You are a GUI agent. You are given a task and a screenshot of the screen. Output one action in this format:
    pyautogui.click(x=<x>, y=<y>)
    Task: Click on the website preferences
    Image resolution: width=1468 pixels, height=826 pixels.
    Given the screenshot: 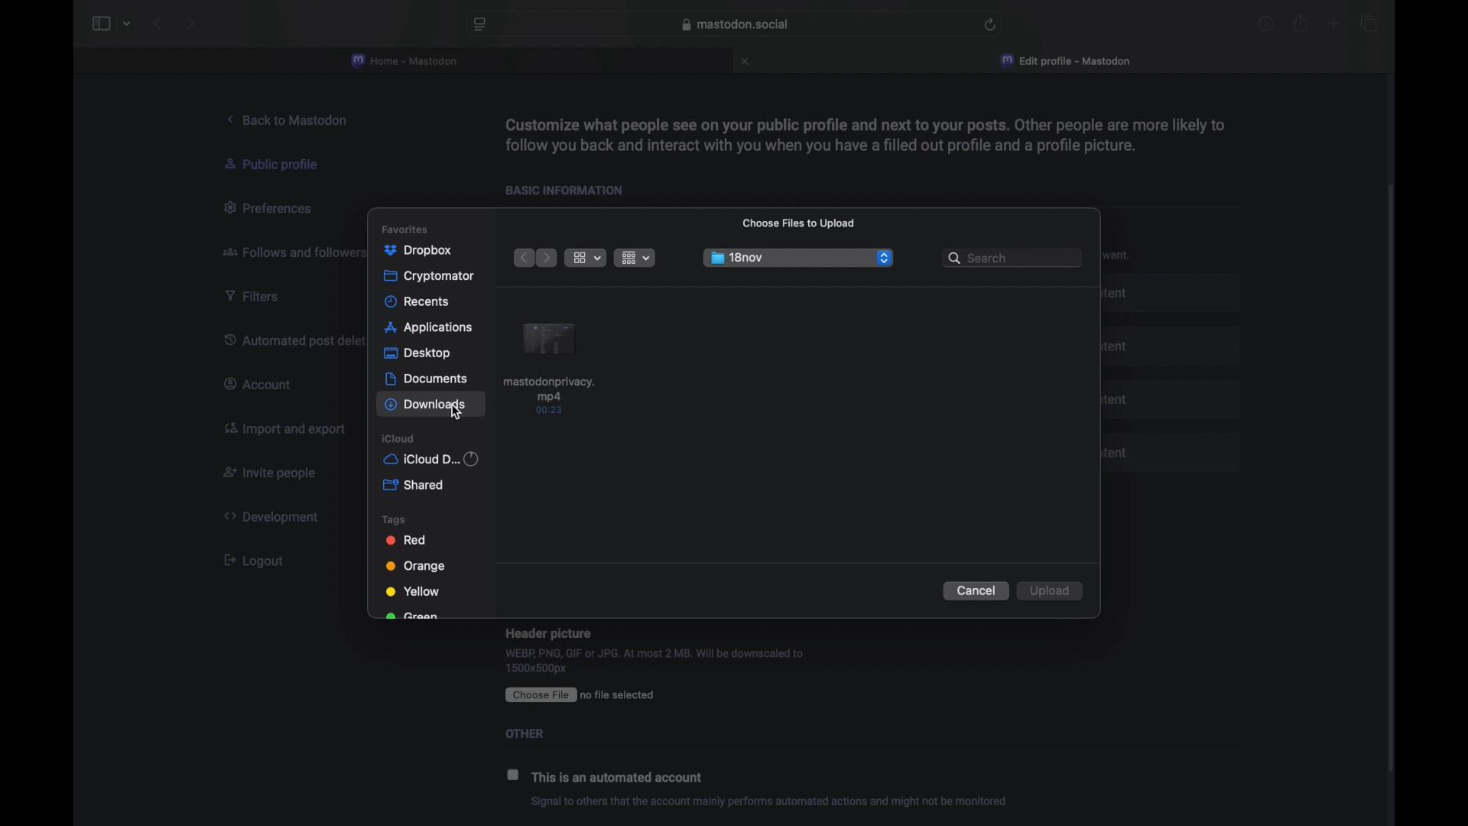 What is the action you would take?
    pyautogui.click(x=479, y=25)
    